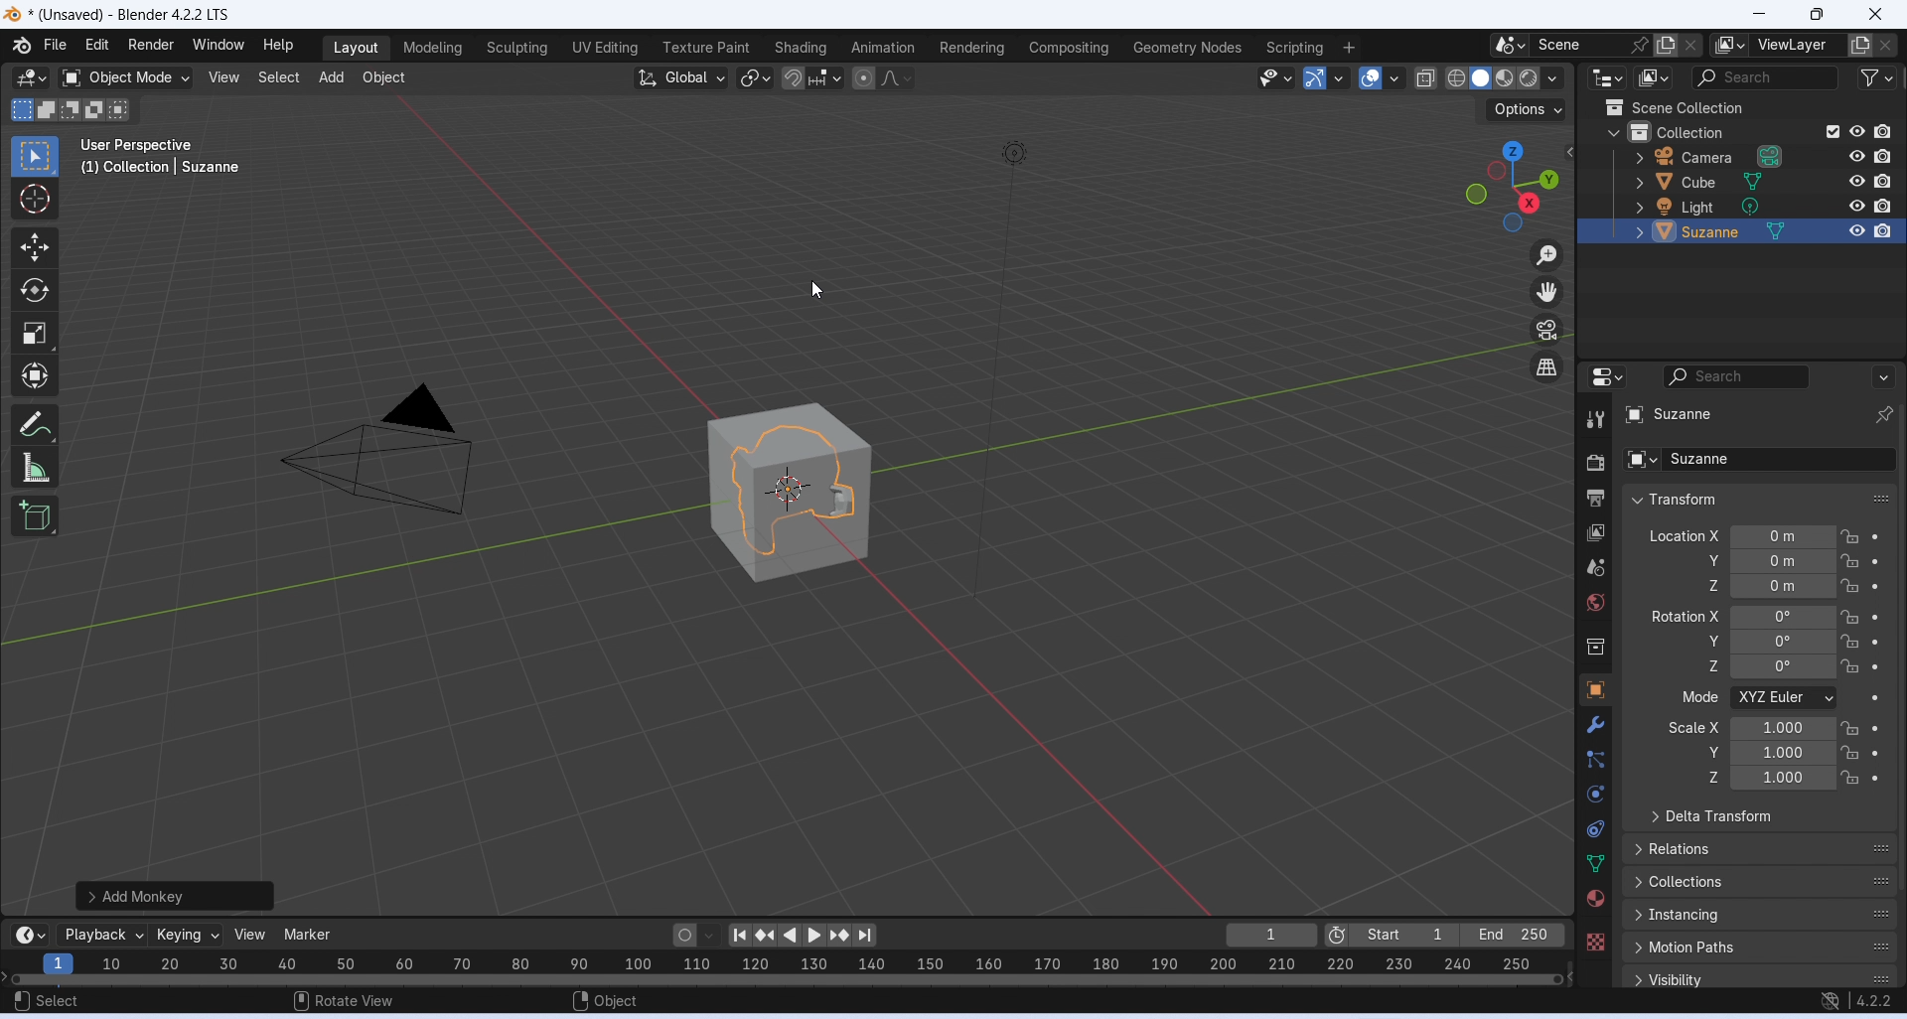 The image size is (1907, 1019). Describe the element at coordinates (1882, 156) in the screenshot. I see `disable in renders` at that location.